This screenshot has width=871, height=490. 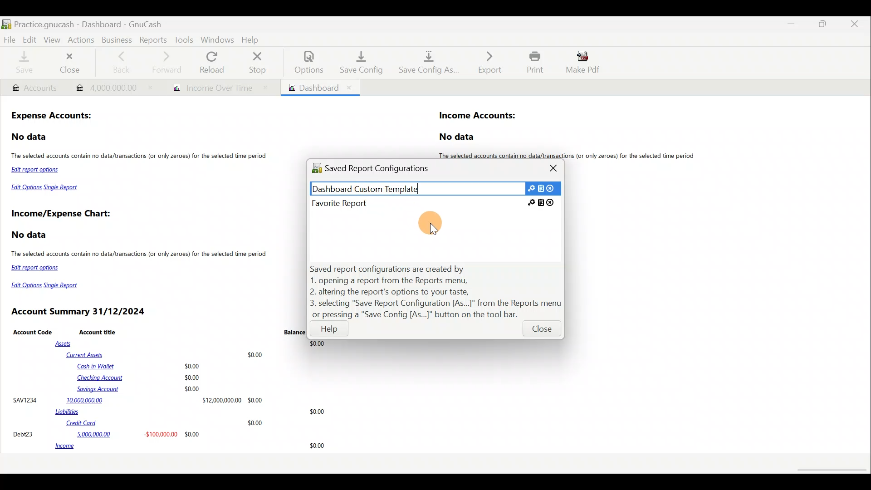 I want to click on Expense Accounts:, so click(x=53, y=117).